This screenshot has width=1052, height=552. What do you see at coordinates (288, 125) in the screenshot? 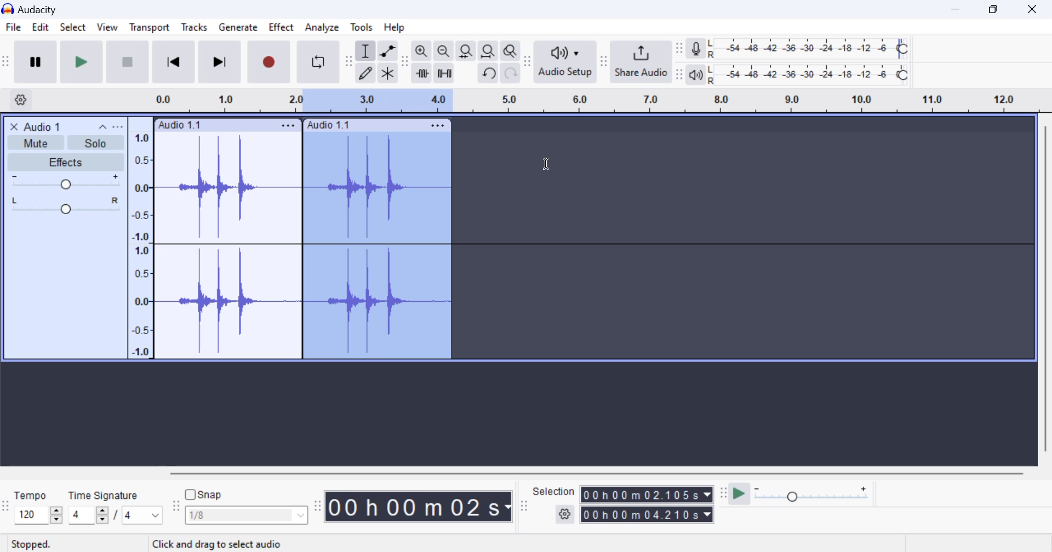
I see `Clip Settings` at bounding box center [288, 125].